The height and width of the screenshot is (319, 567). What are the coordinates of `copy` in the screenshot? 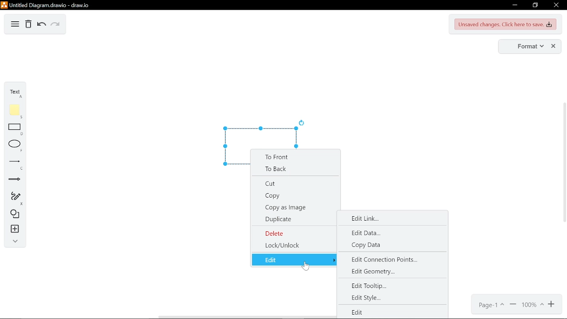 It's located at (293, 196).